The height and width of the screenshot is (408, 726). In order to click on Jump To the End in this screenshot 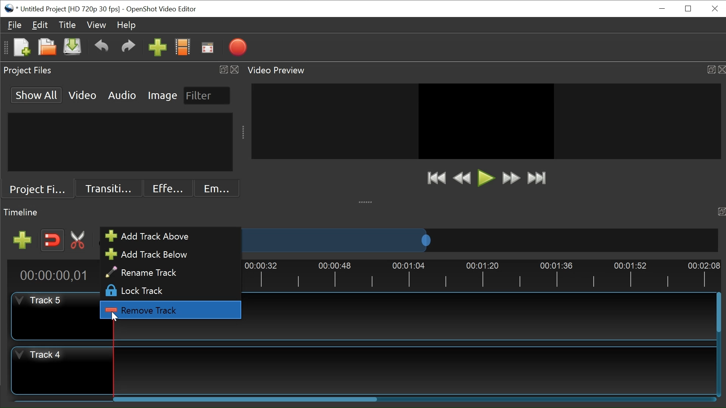, I will do `click(537, 178)`.